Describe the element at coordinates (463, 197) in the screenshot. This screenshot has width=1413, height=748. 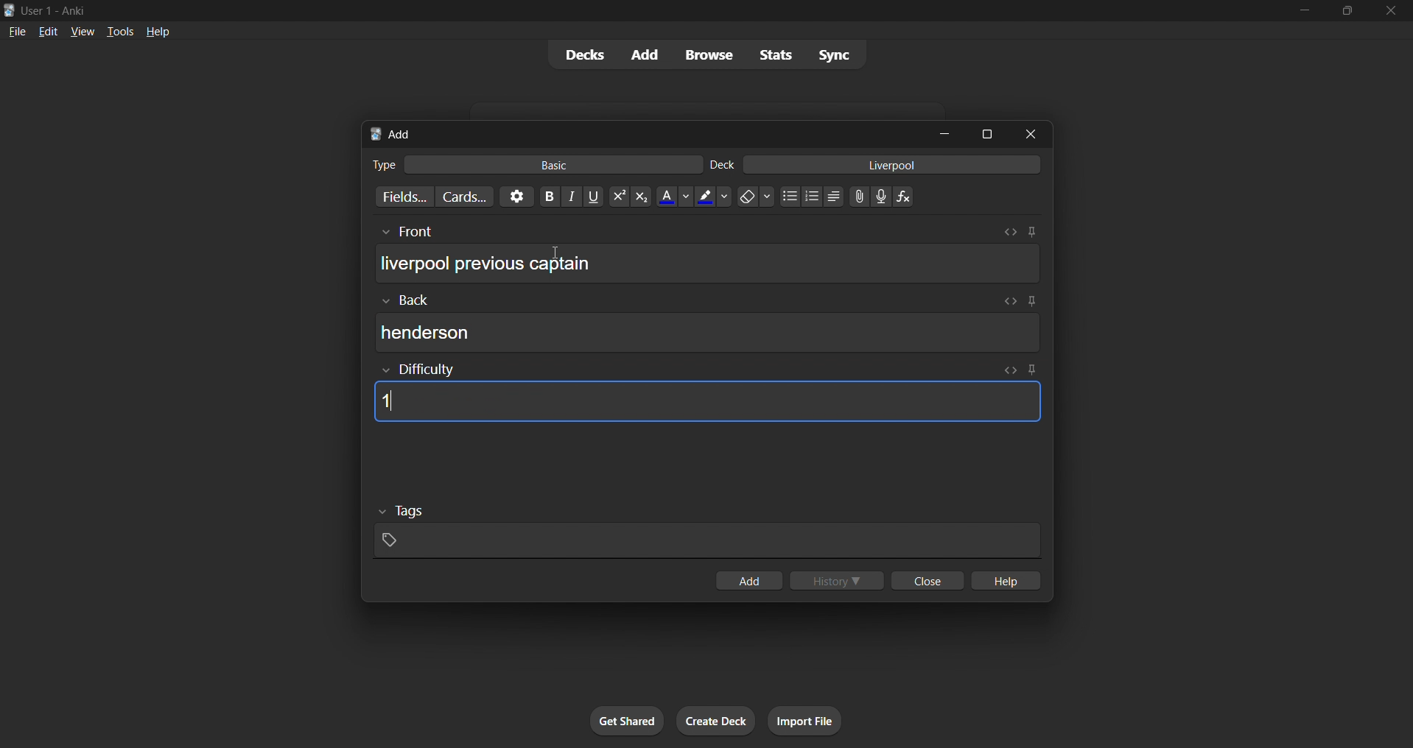
I see `customize card templates` at that location.